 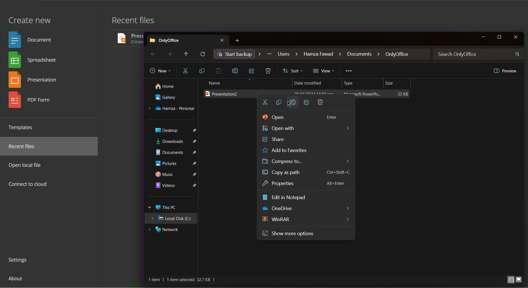 I want to click on Share, so click(x=297, y=140).